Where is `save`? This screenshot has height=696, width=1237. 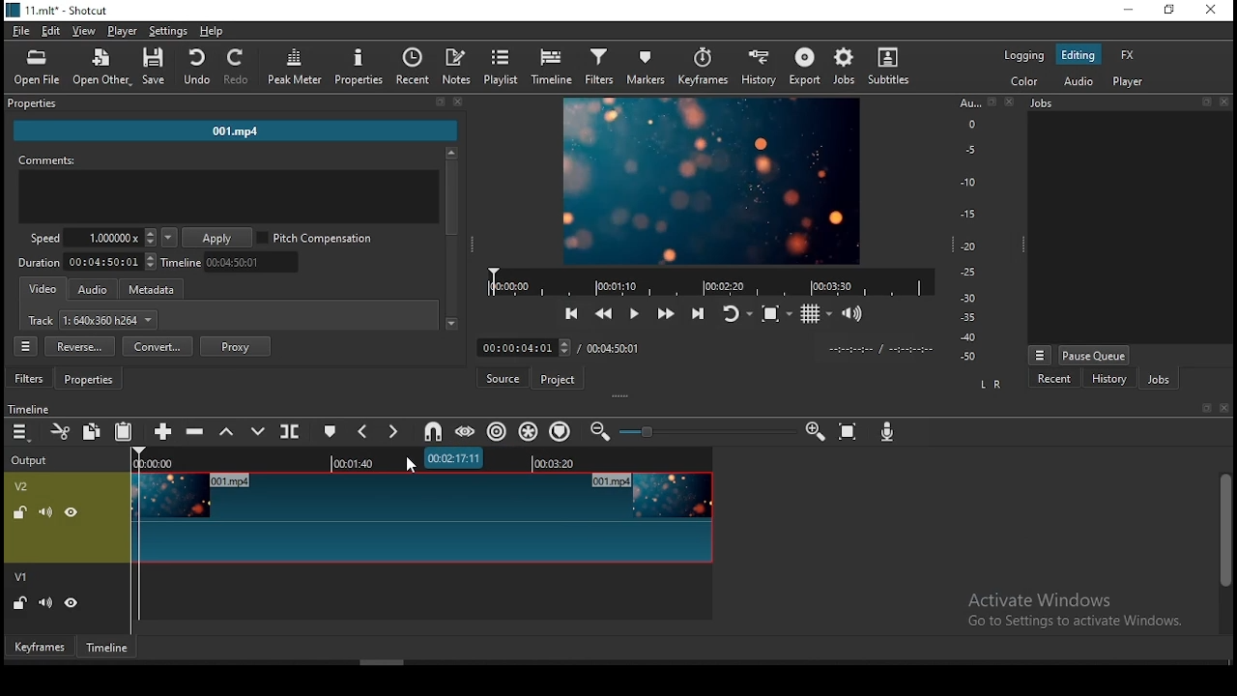 save is located at coordinates (154, 66).